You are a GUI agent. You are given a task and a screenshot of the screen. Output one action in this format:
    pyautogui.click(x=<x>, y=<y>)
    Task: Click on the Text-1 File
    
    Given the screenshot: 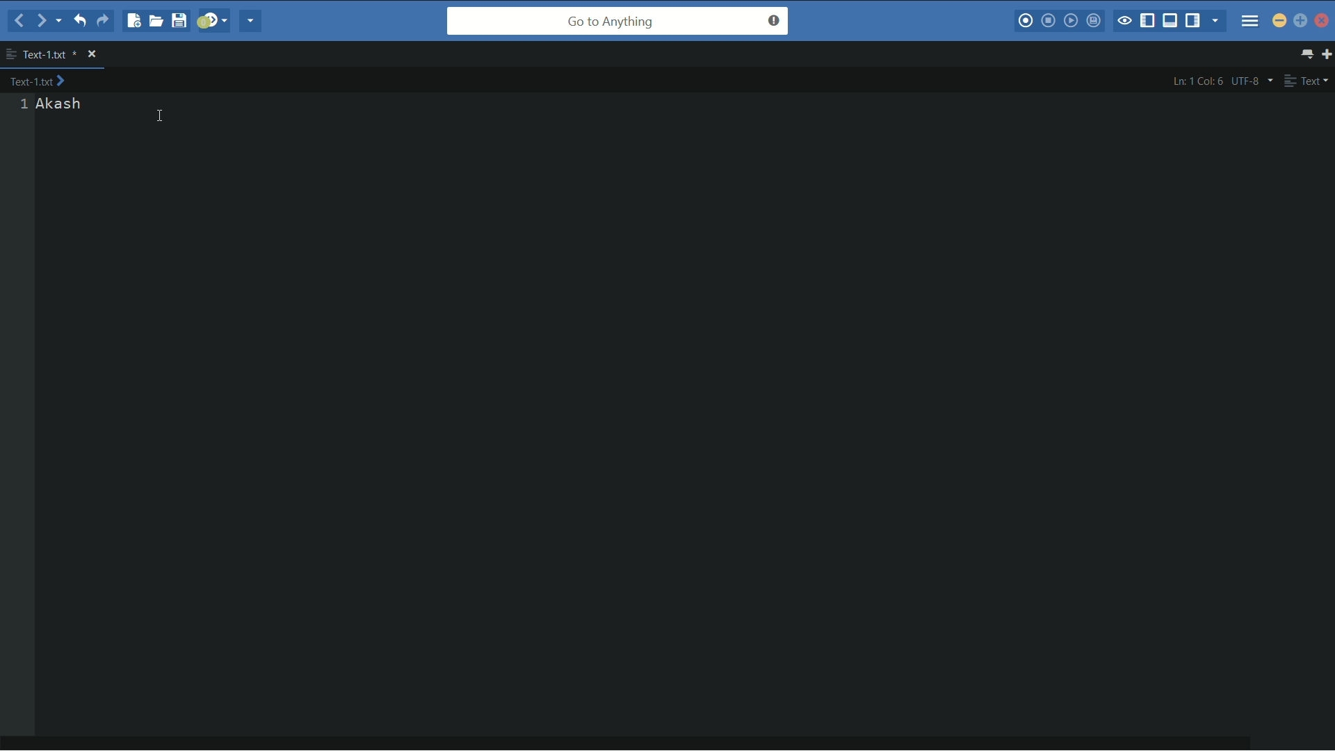 What is the action you would take?
    pyautogui.click(x=49, y=54)
    